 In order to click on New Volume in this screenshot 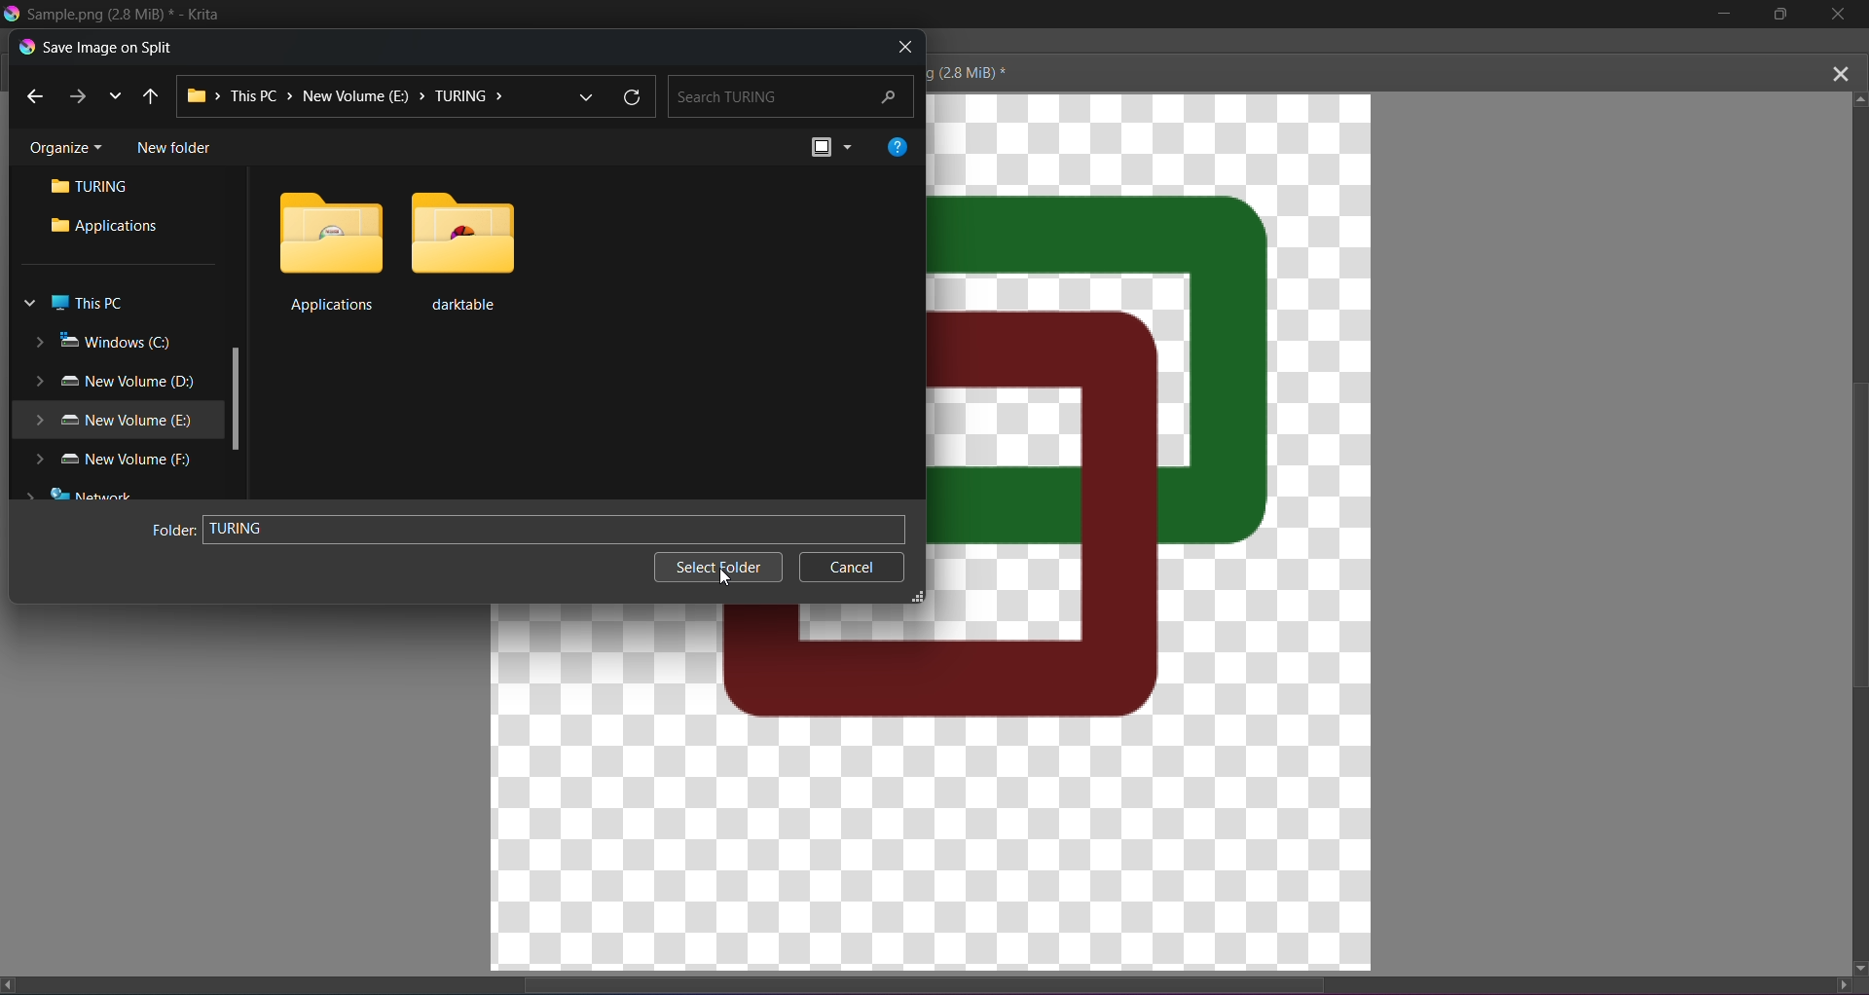, I will do `click(350, 97)`.